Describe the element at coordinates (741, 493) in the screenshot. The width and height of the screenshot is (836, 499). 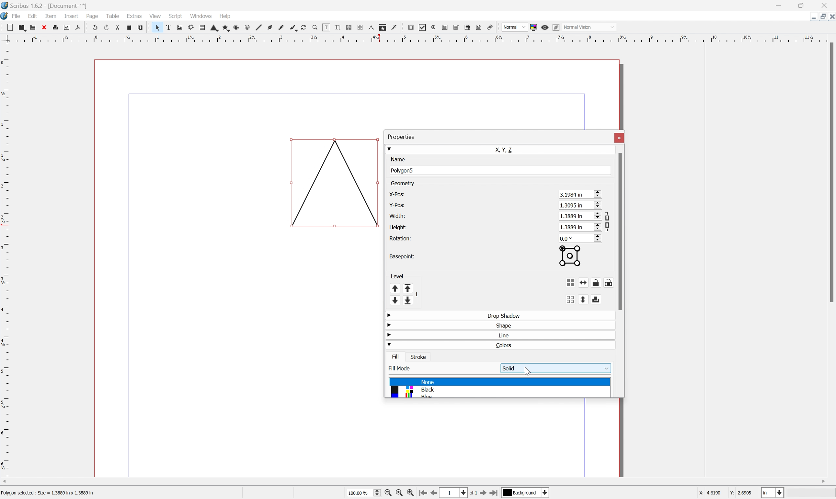
I see `Y: 2.6905` at that location.